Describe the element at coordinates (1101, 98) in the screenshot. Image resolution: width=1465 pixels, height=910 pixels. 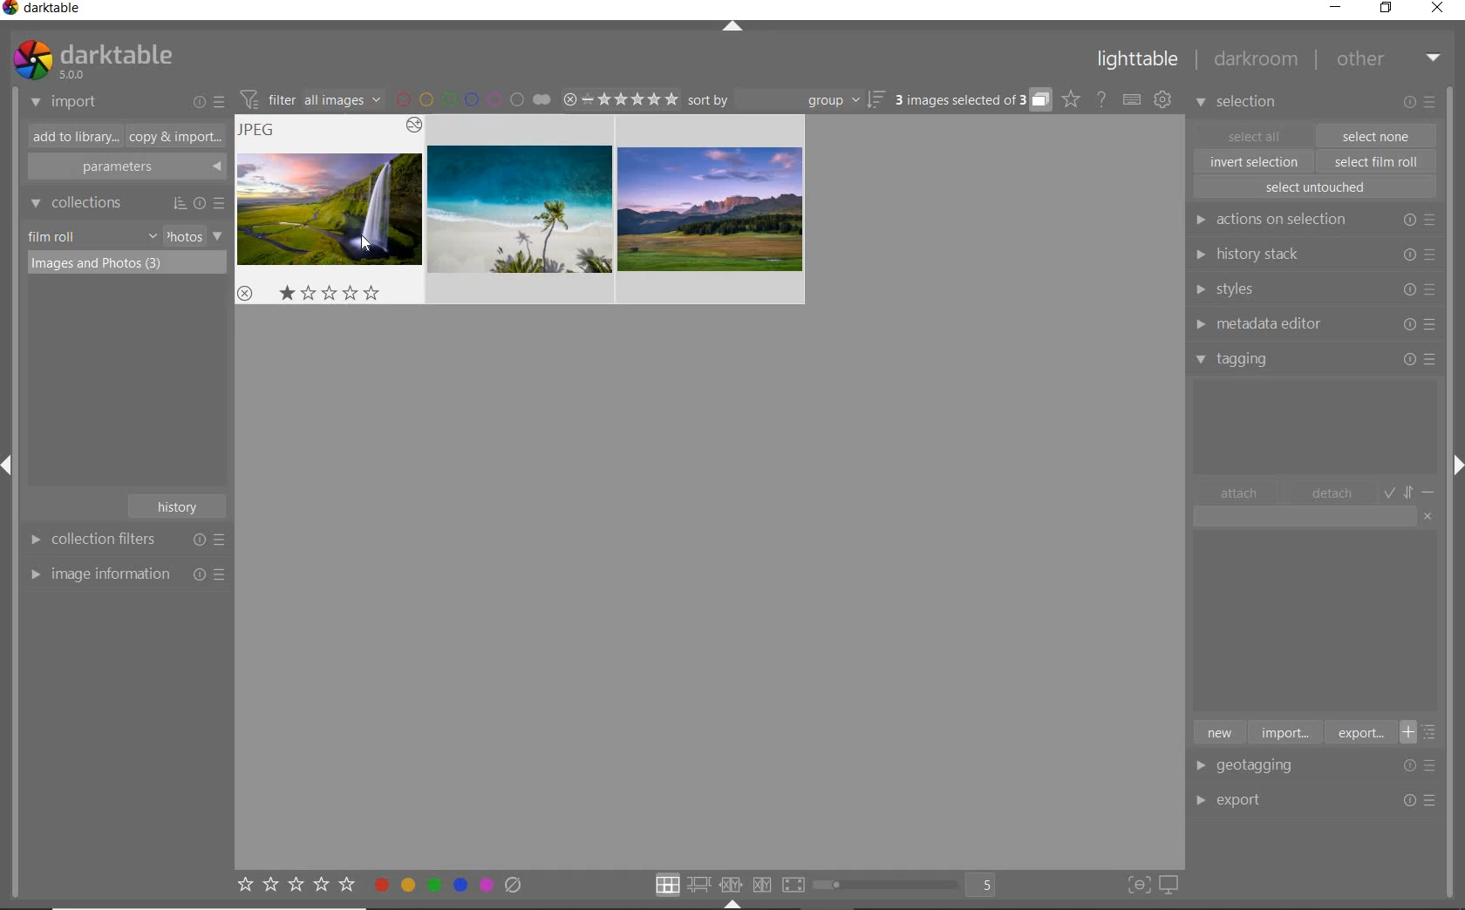
I see `help online` at that location.